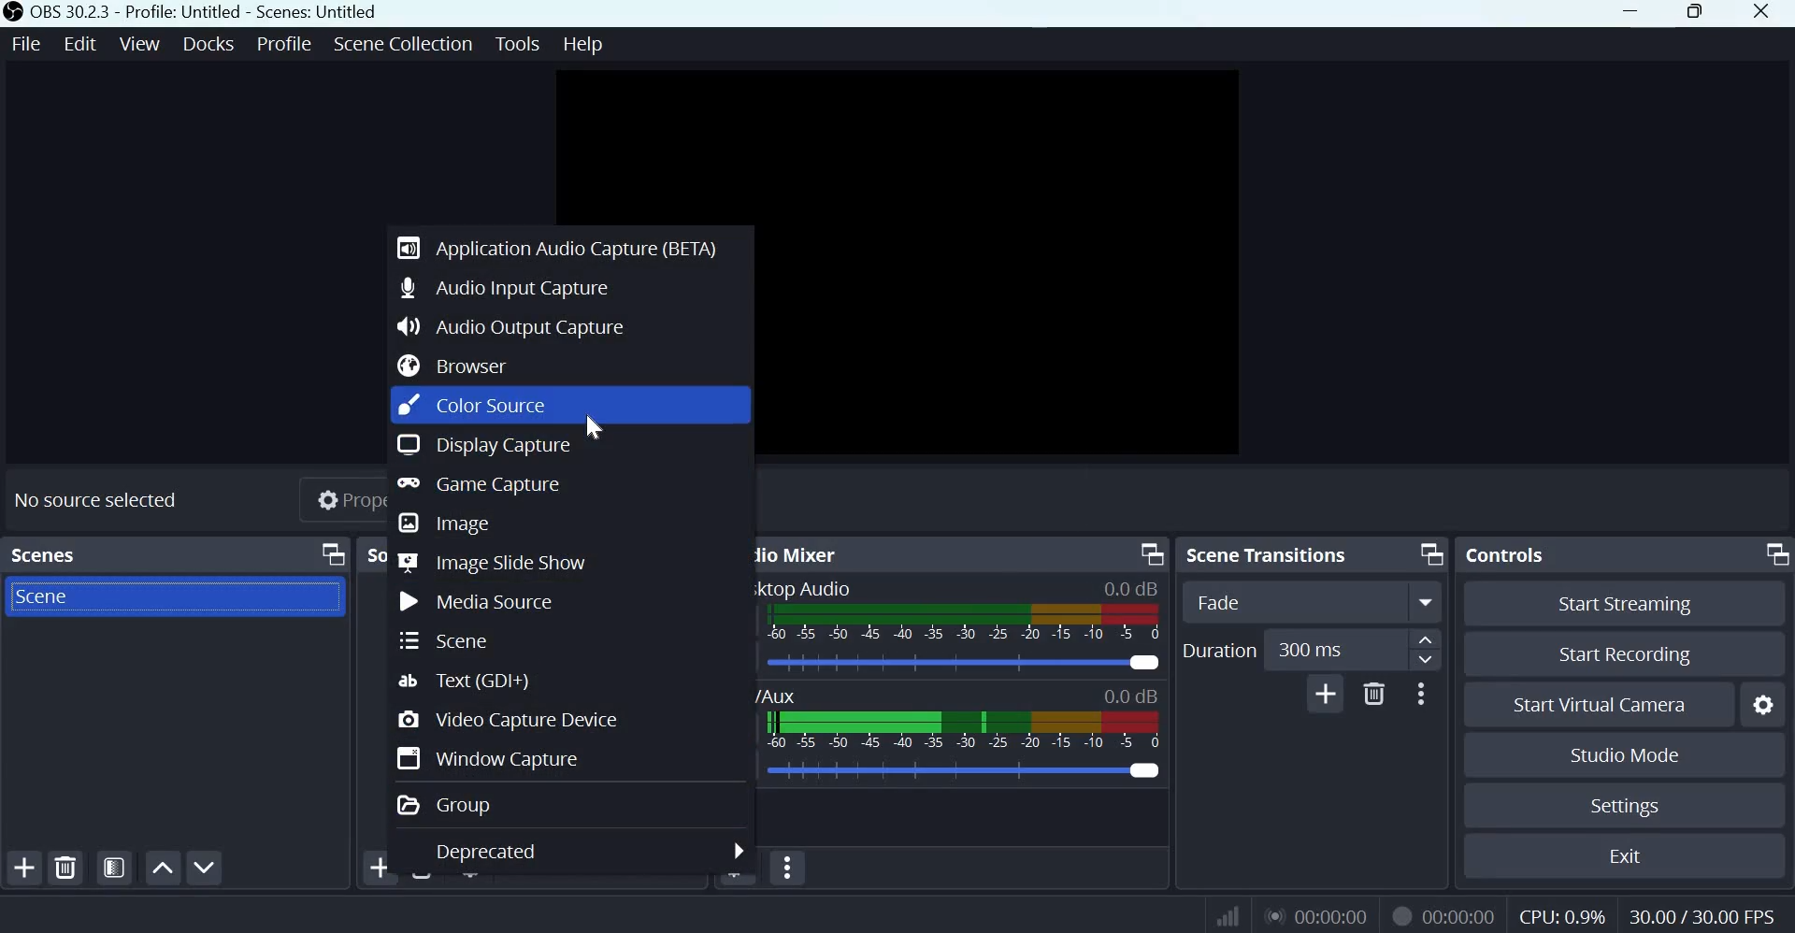 Image resolution: width=1795 pixels, height=933 pixels. What do you see at coordinates (162, 868) in the screenshot?
I see `Move scene up` at bounding box center [162, 868].